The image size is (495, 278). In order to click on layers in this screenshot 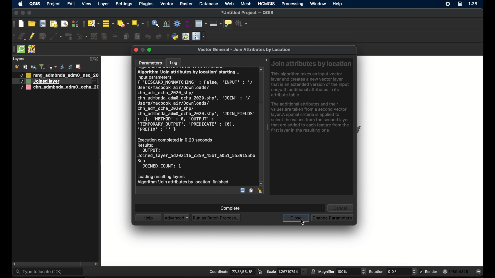, I will do `click(18, 59)`.